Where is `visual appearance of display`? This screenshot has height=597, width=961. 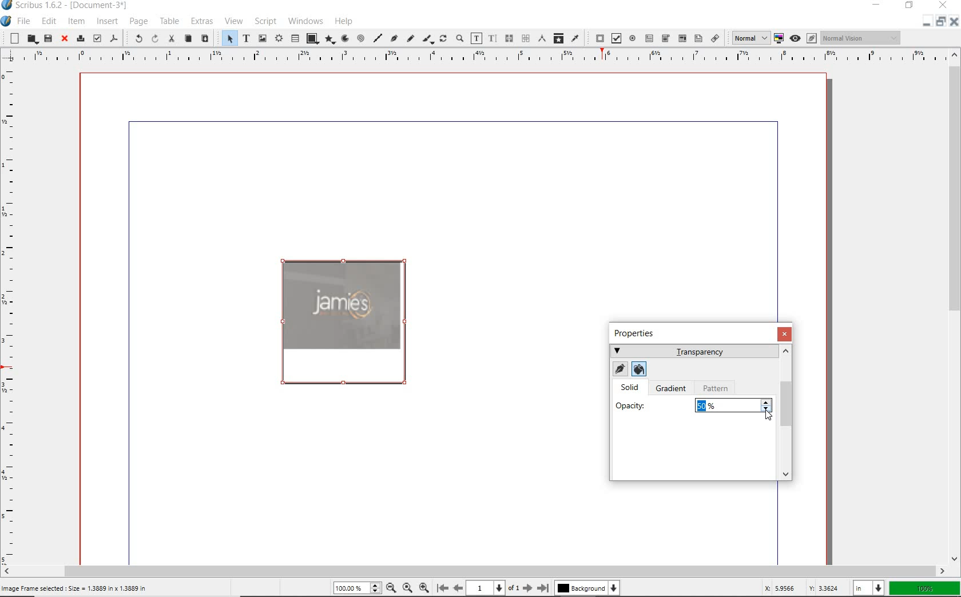 visual appearance of display is located at coordinates (861, 38).